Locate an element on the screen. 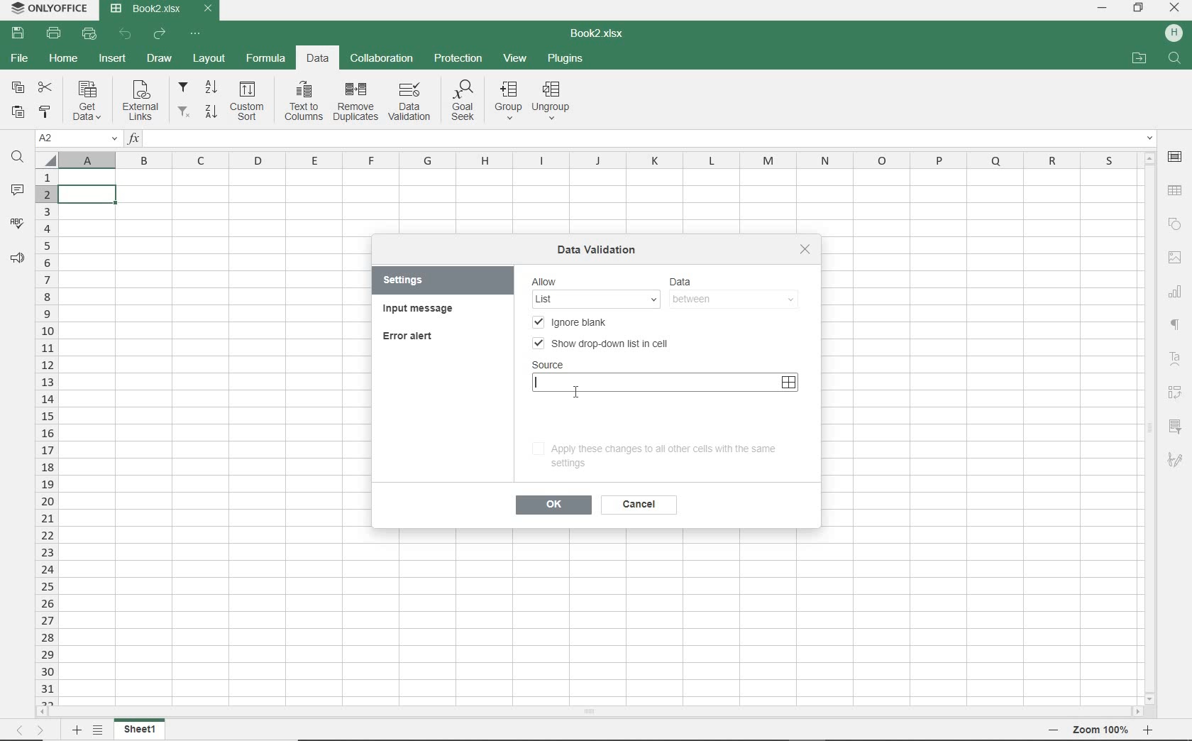 The width and height of the screenshot is (1192, 741). REDO is located at coordinates (160, 35).